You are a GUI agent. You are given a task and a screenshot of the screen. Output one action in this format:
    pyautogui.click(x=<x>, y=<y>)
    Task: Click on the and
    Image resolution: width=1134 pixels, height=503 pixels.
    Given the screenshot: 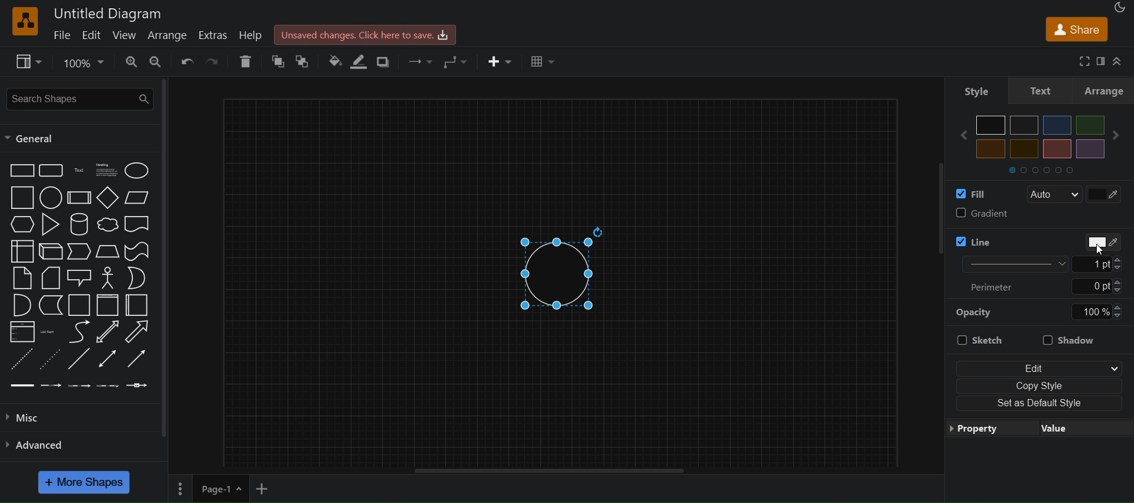 What is the action you would take?
    pyautogui.click(x=21, y=306)
    